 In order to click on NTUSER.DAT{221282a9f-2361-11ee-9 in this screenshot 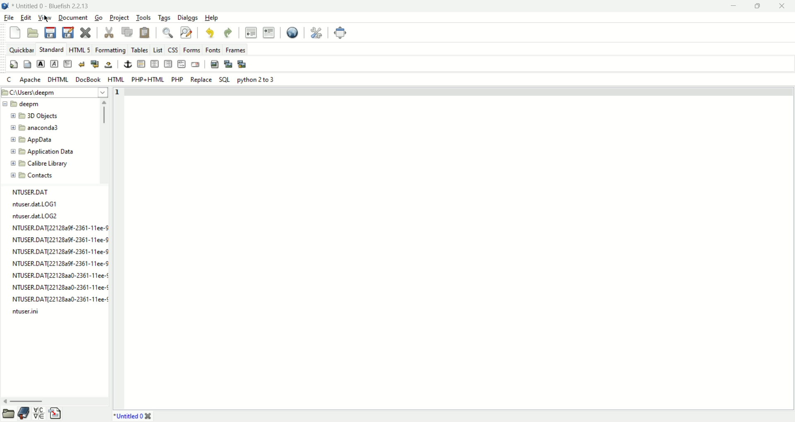, I will do `click(60, 251)`.